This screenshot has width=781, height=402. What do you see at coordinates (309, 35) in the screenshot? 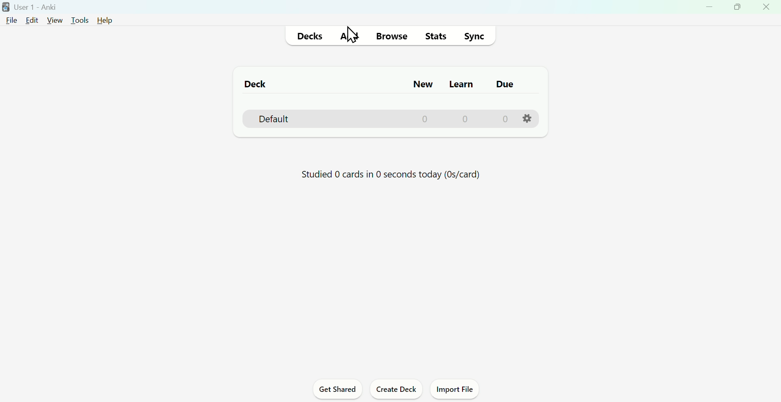
I see `Decks` at bounding box center [309, 35].